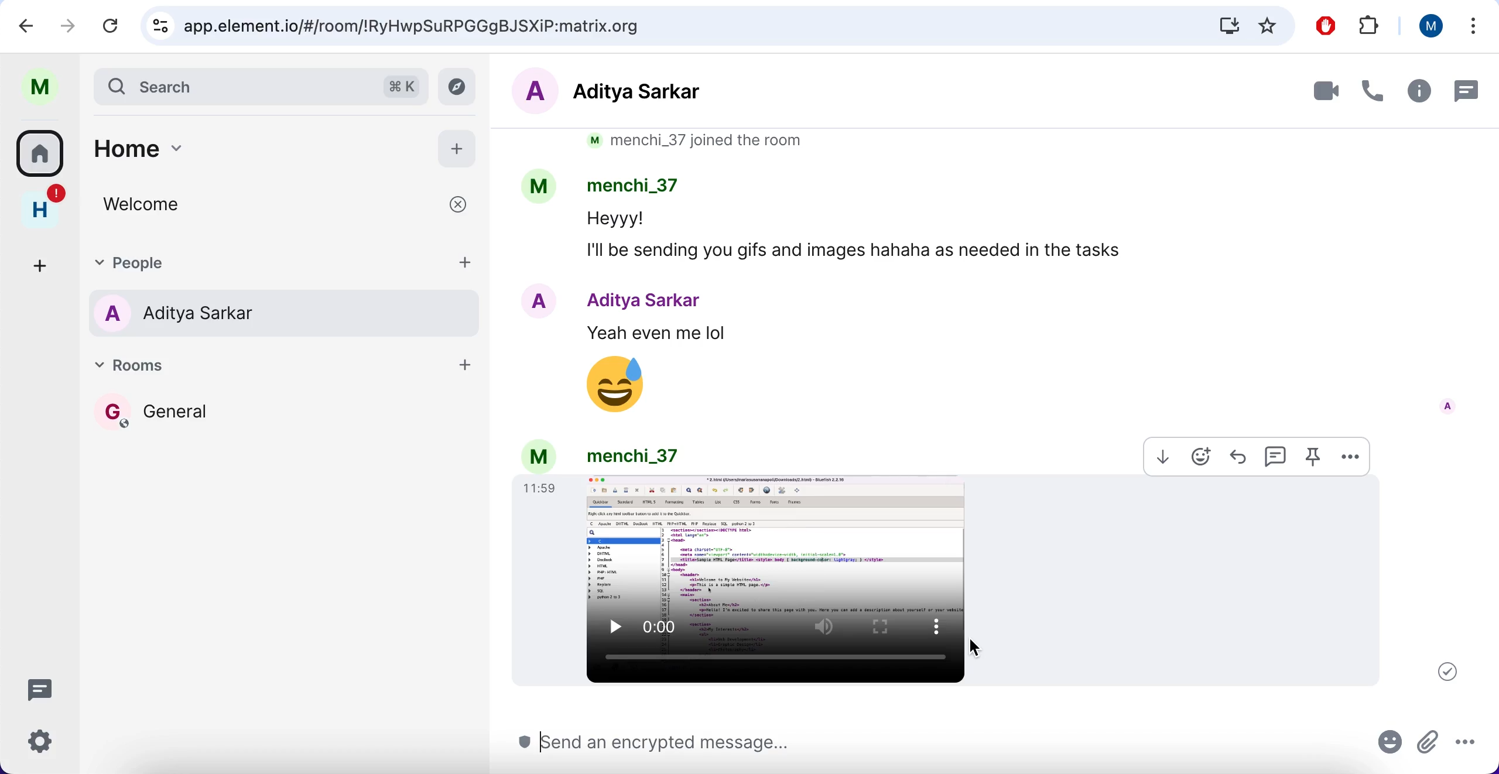 The image size is (1499, 774). What do you see at coordinates (1273, 456) in the screenshot?
I see `chat` at bounding box center [1273, 456].